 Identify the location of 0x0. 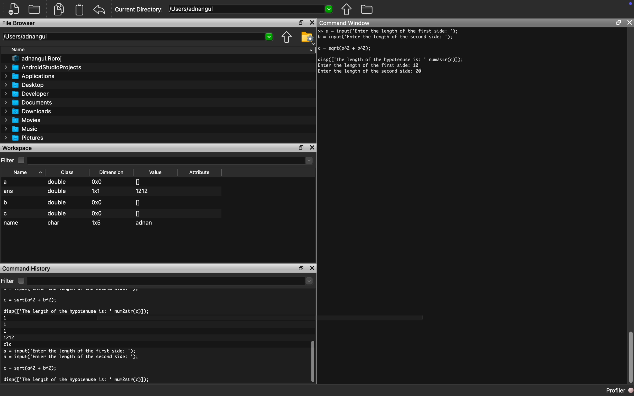
(96, 213).